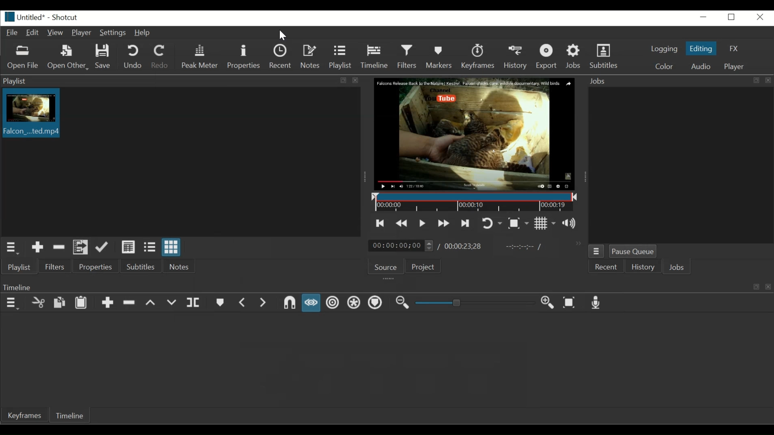 This screenshot has height=435, width=774. I want to click on Zoom timeline to fit, so click(569, 302).